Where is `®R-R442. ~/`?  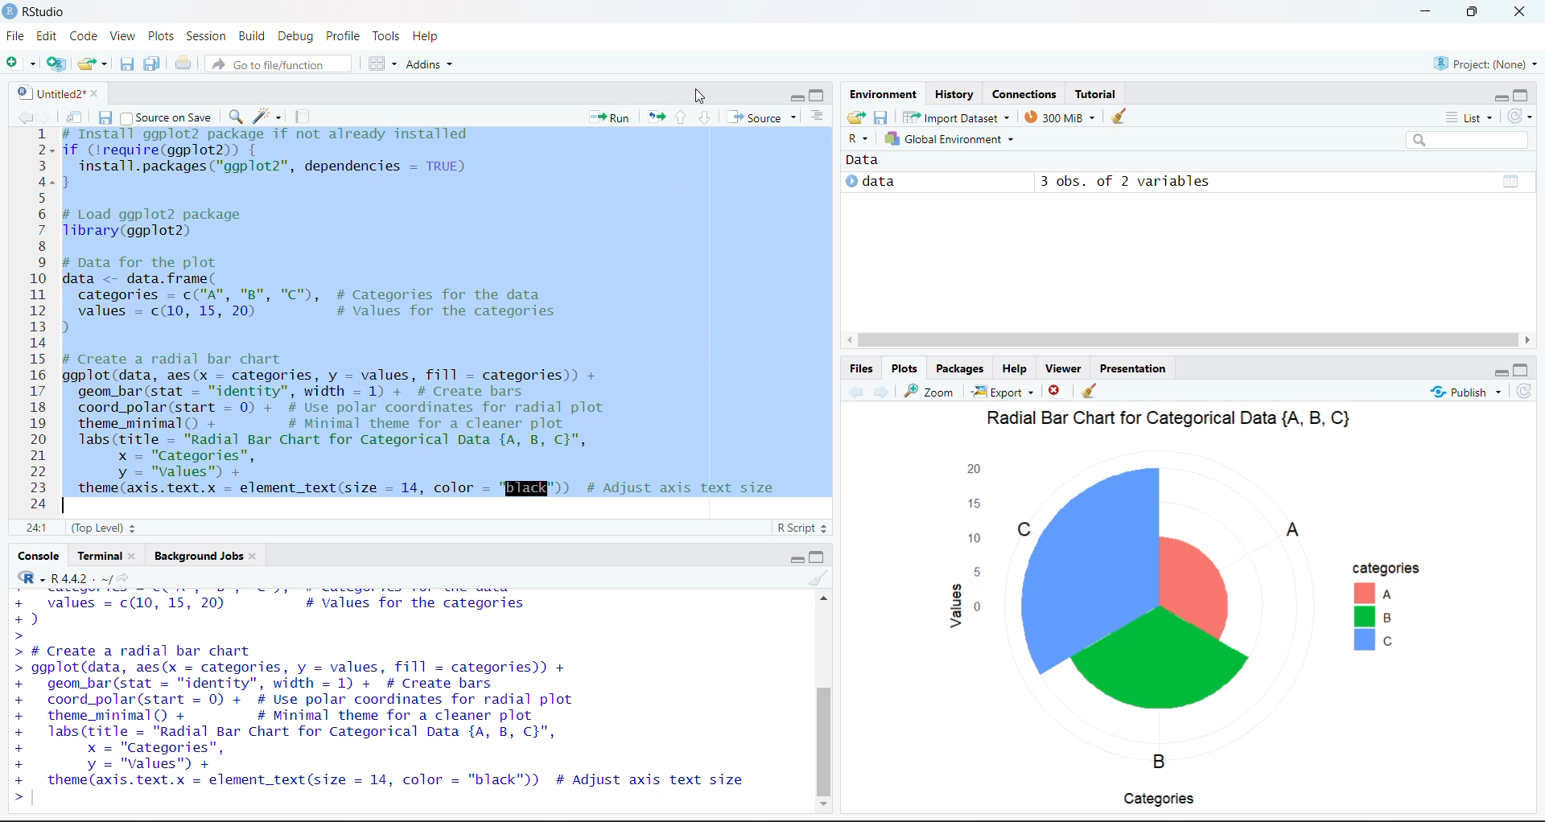 ®R-R442. ~/ is located at coordinates (70, 578).